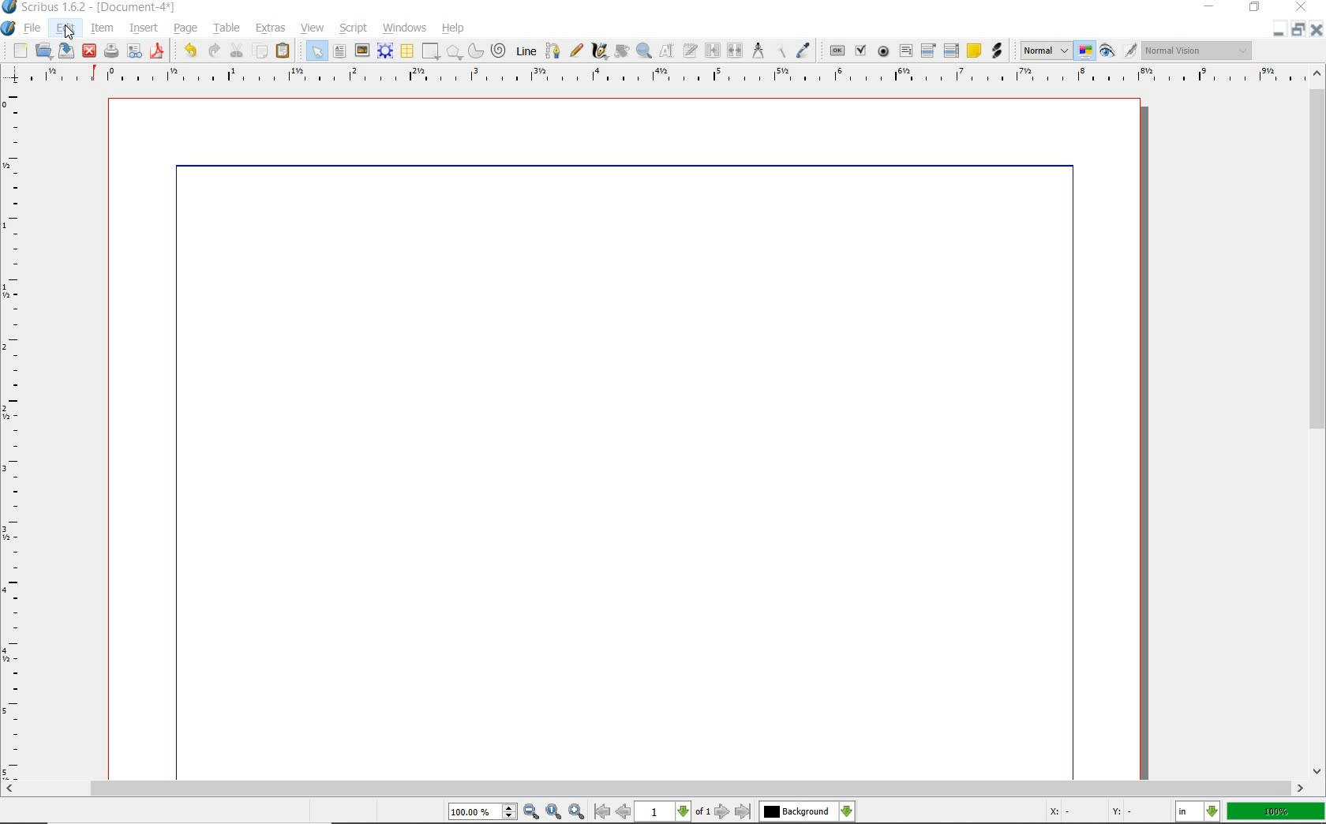 The width and height of the screenshot is (1326, 824). I want to click on zoom in or zoom out, so click(644, 51).